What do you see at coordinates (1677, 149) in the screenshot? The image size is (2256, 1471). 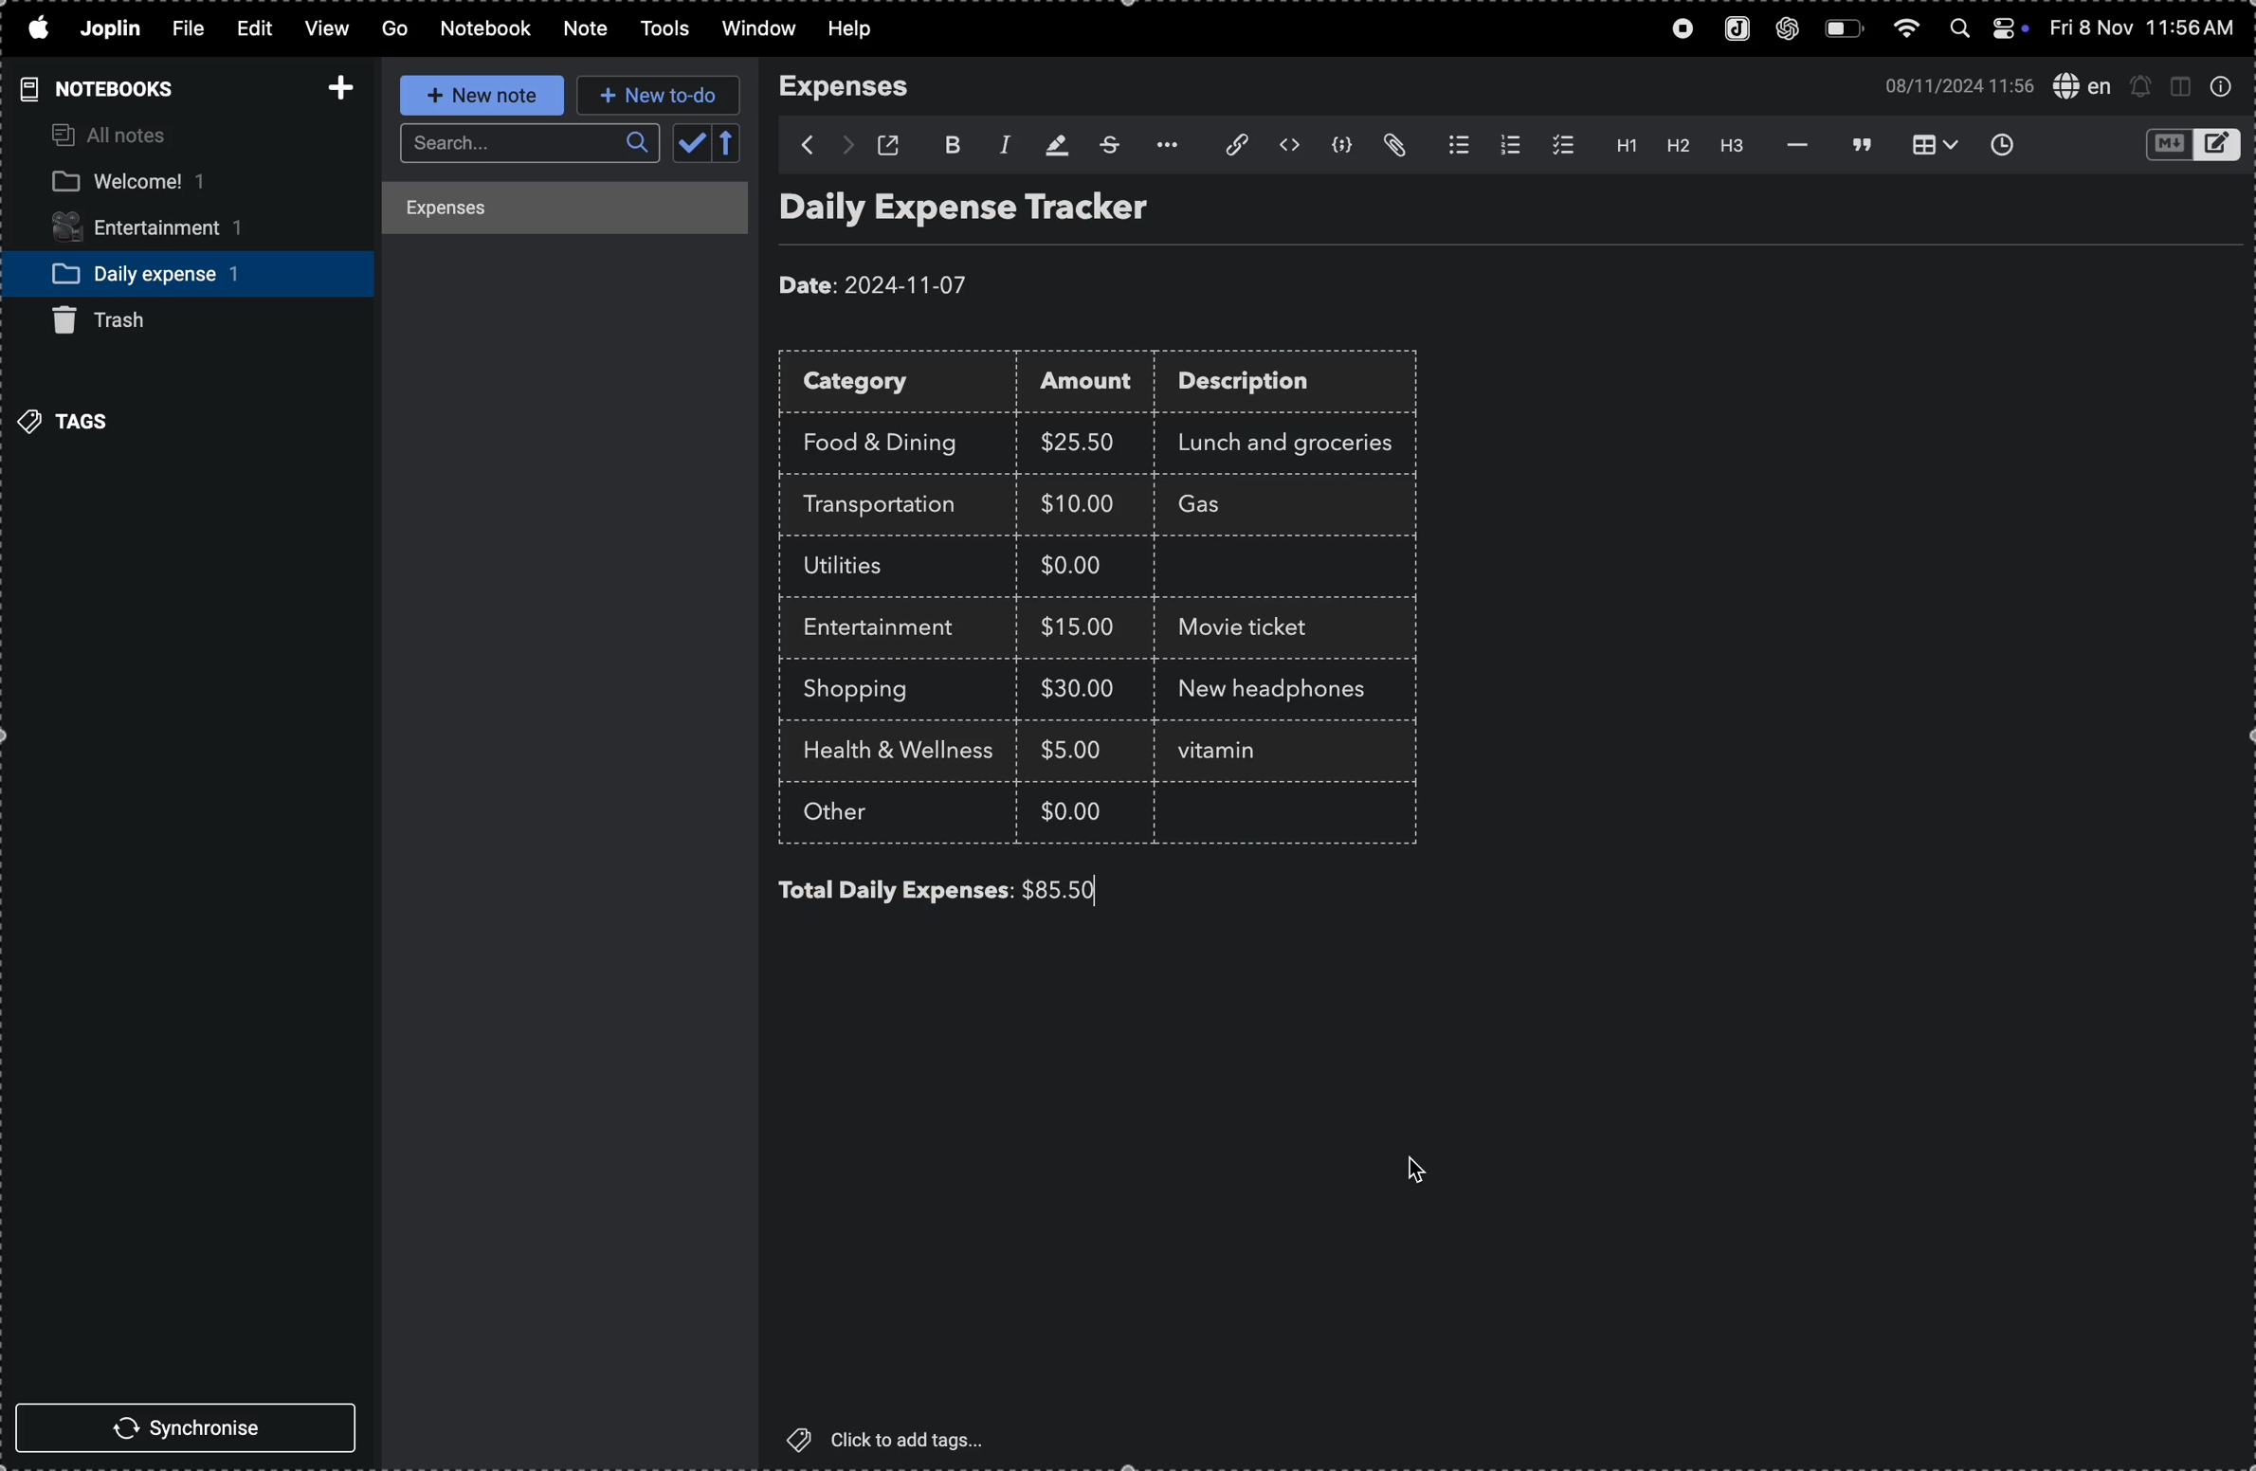 I see `heading 2` at bounding box center [1677, 149].